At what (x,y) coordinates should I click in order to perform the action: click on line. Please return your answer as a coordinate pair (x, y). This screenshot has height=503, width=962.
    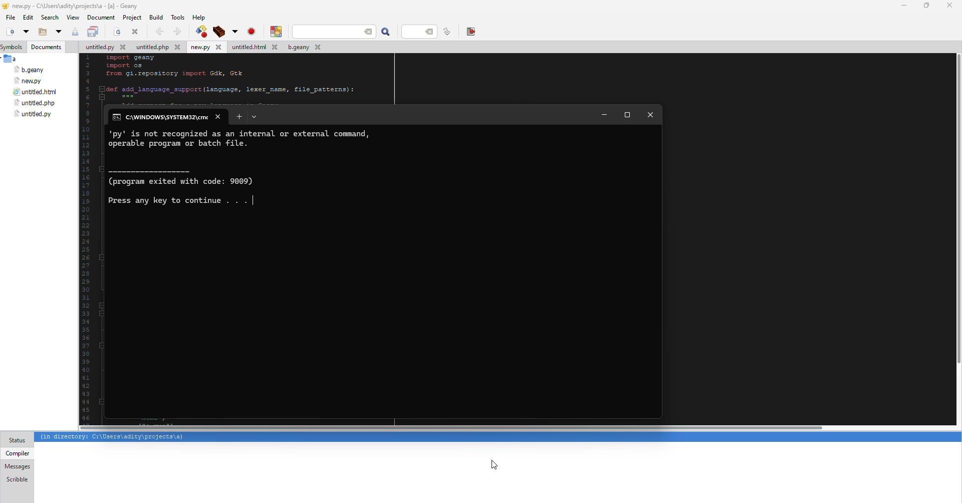
    Looking at the image, I should click on (419, 32).